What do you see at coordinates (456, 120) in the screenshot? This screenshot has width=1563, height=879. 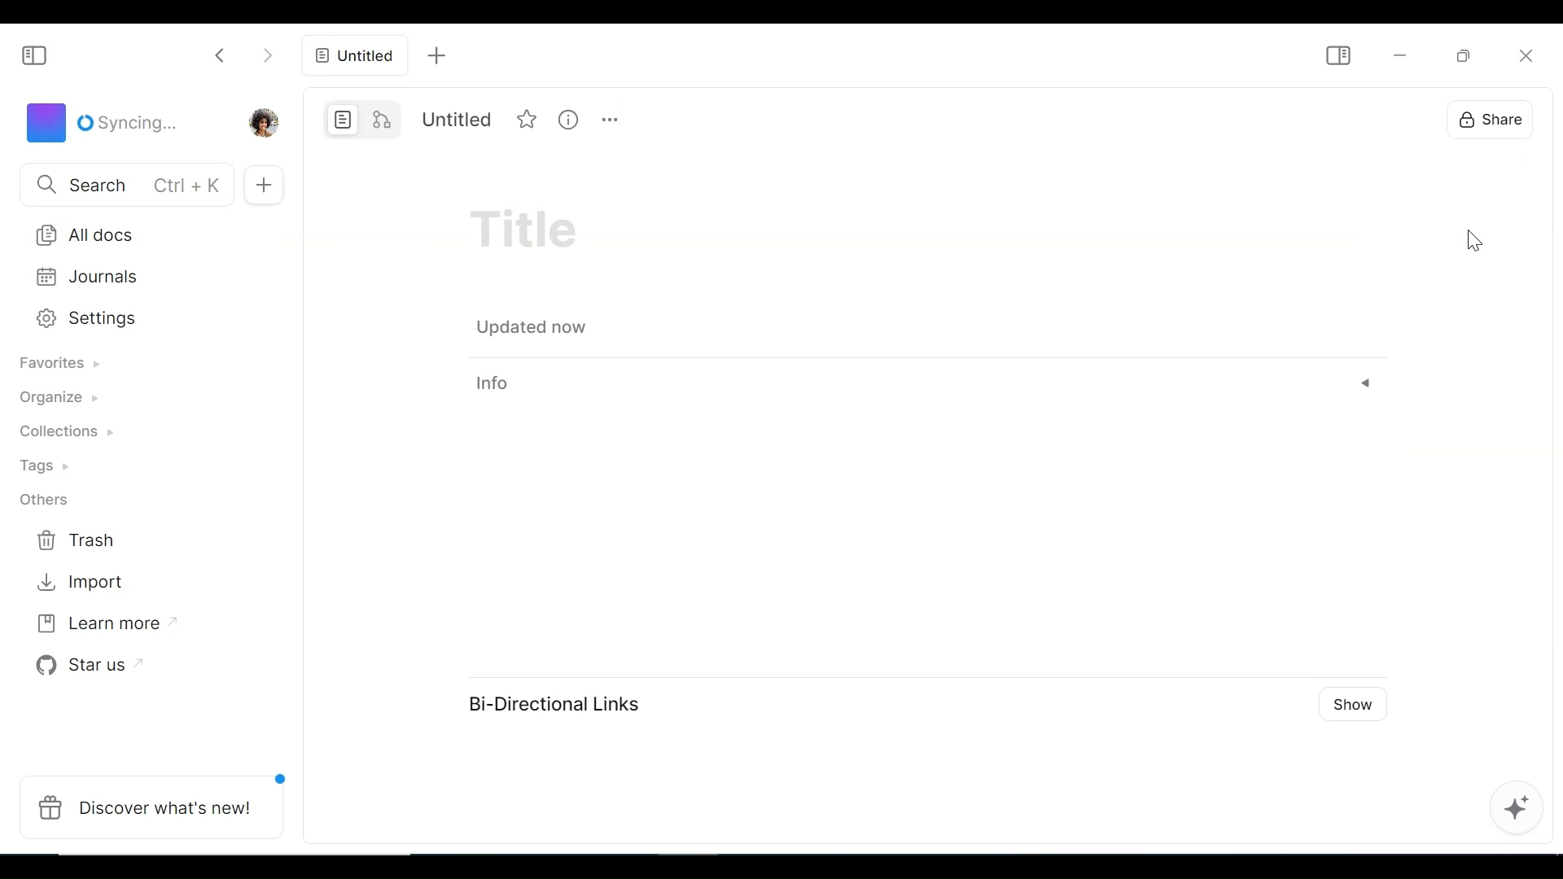 I see `Title` at bounding box center [456, 120].